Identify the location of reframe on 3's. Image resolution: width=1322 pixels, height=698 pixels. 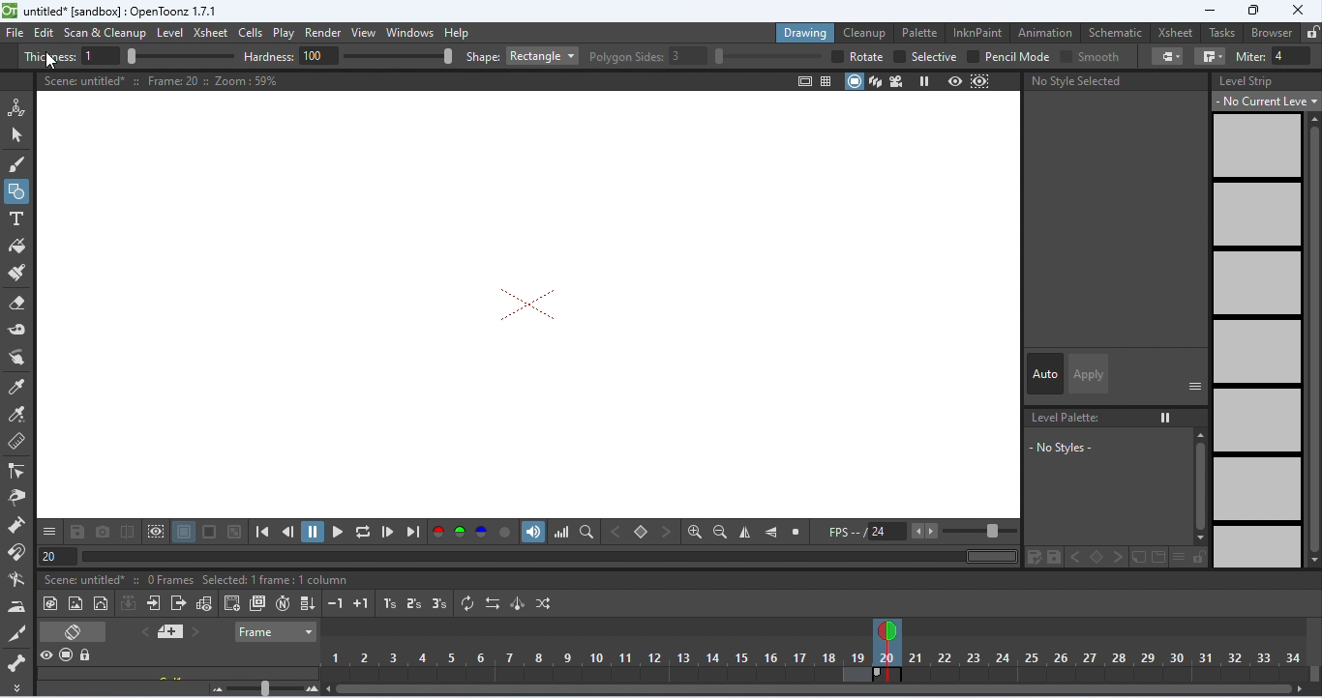
(439, 603).